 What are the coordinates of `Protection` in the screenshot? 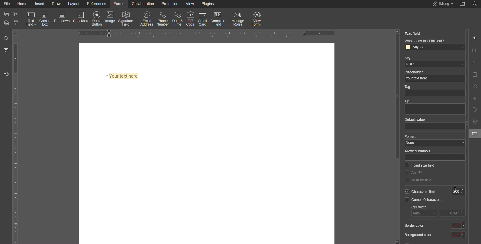 It's located at (169, 3).